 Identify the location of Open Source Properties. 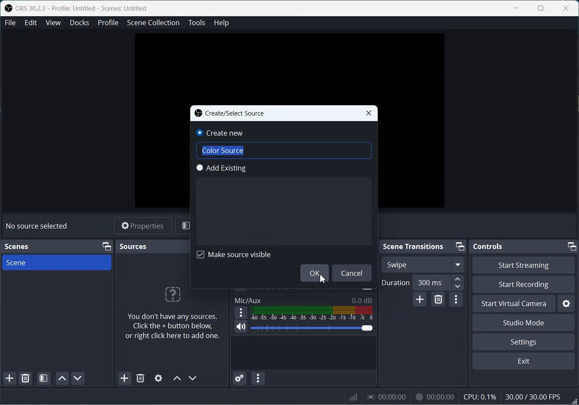
(158, 377).